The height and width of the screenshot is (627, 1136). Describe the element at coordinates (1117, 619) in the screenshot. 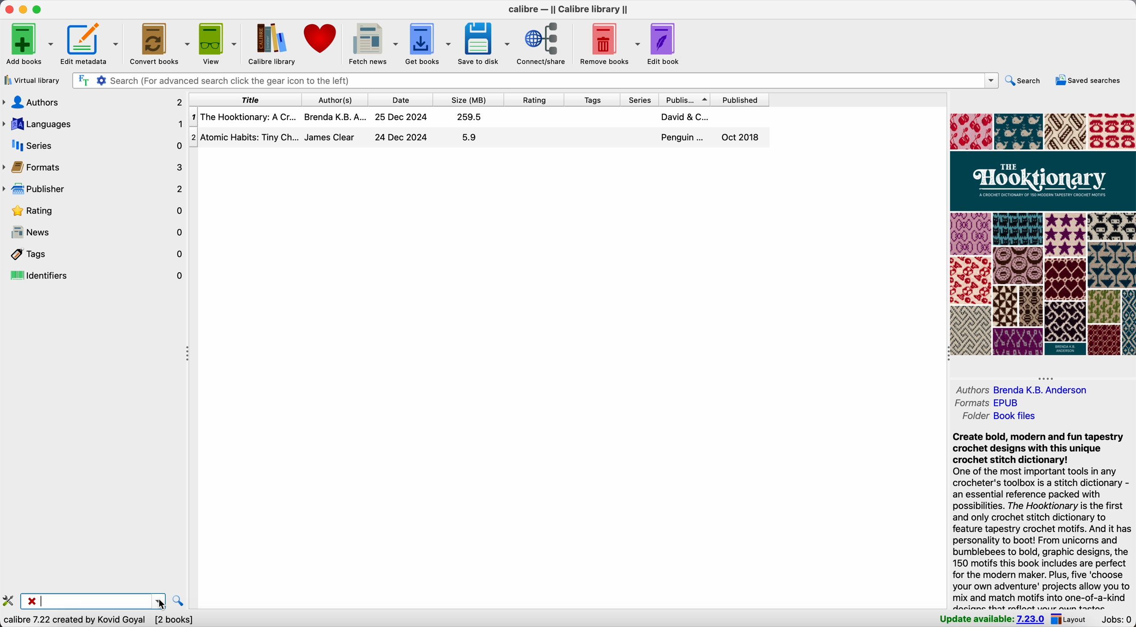

I see `Jobs: 0` at that location.